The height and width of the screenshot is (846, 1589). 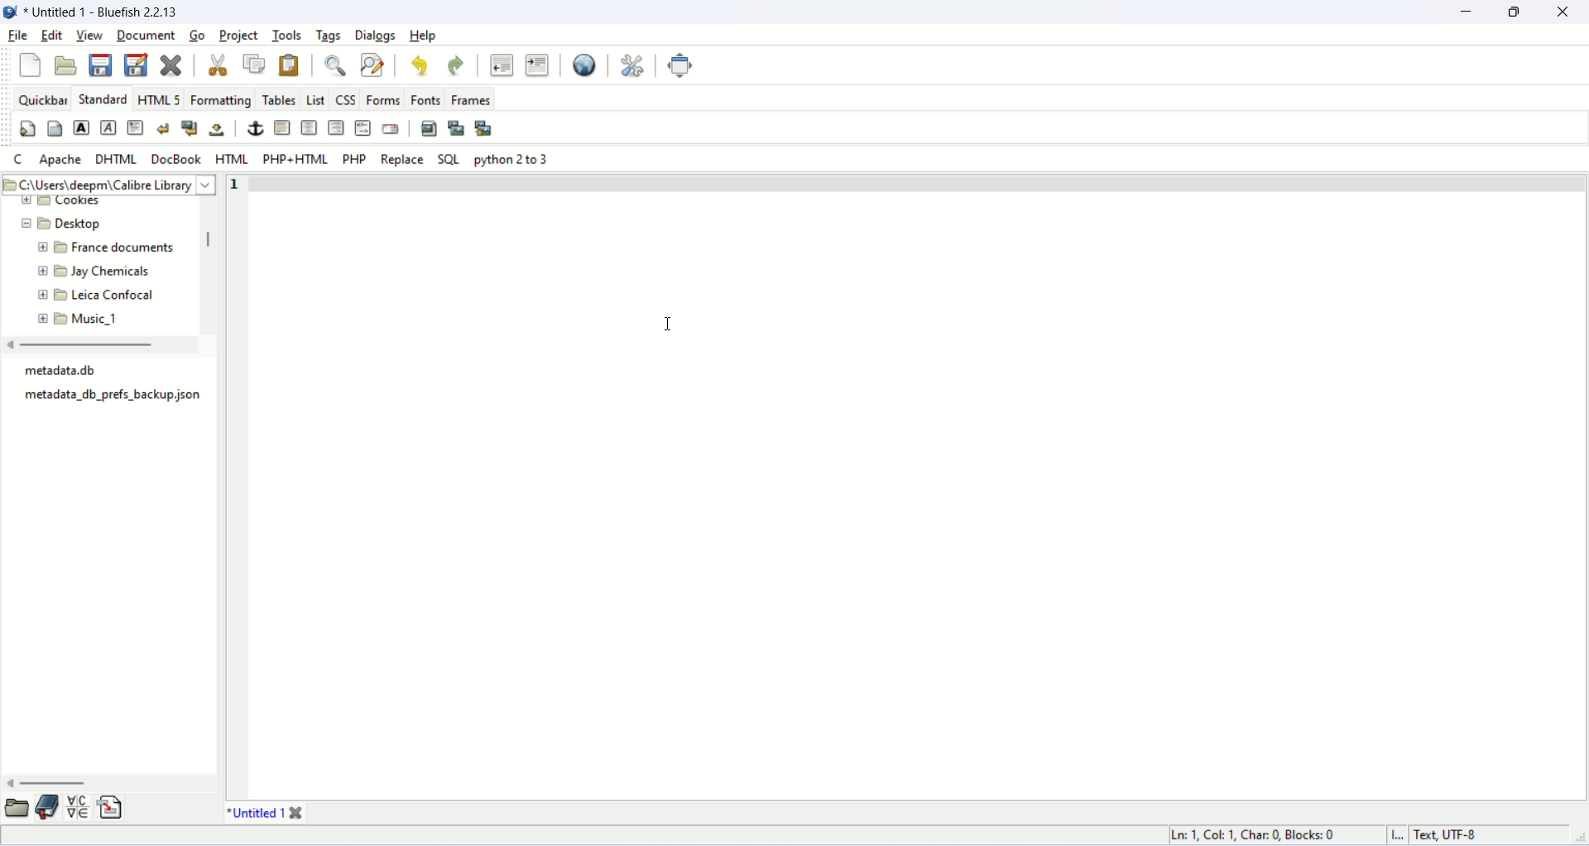 What do you see at coordinates (471, 99) in the screenshot?
I see `frames` at bounding box center [471, 99].